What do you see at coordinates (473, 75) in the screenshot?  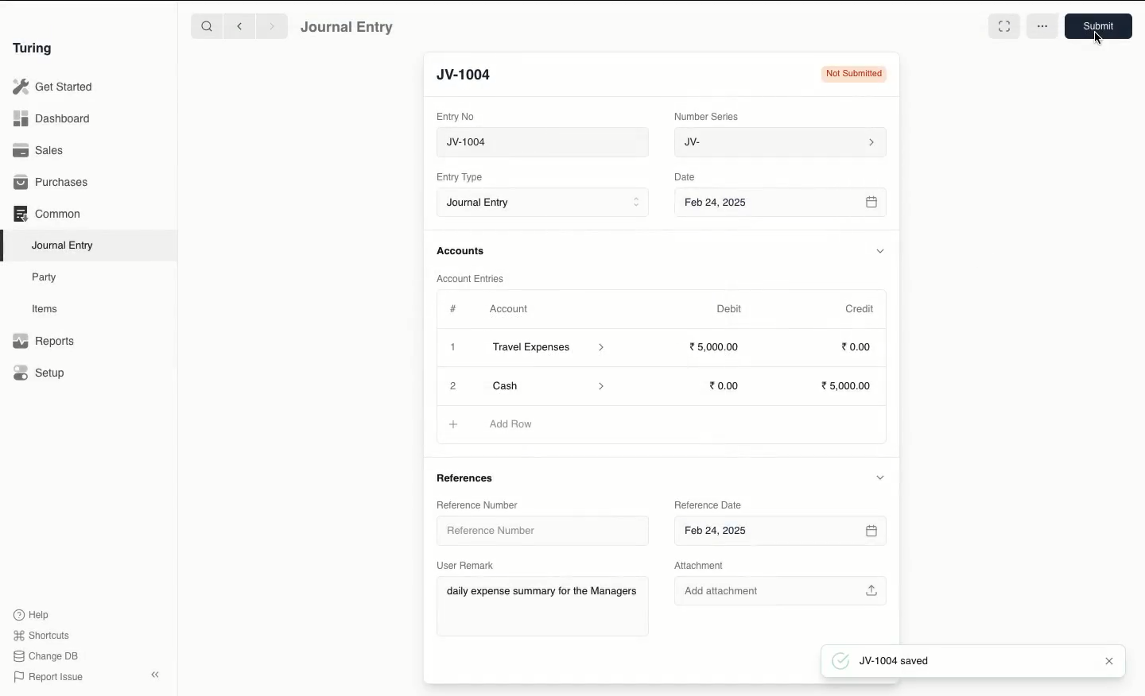 I see `New Entry` at bounding box center [473, 75].